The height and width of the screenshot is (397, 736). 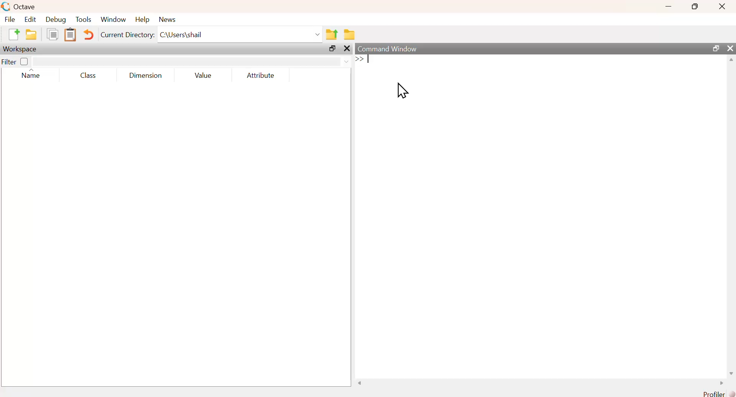 What do you see at coordinates (147, 76) in the screenshot?
I see `Dimension` at bounding box center [147, 76].